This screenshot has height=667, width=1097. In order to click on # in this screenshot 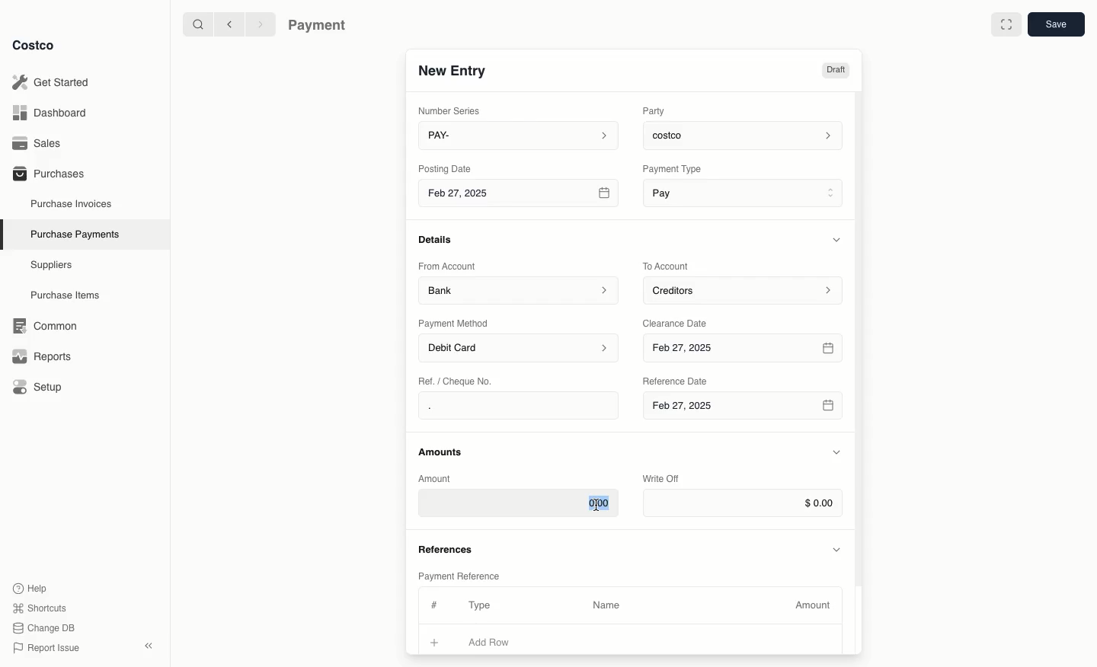, I will do `click(432, 603)`.